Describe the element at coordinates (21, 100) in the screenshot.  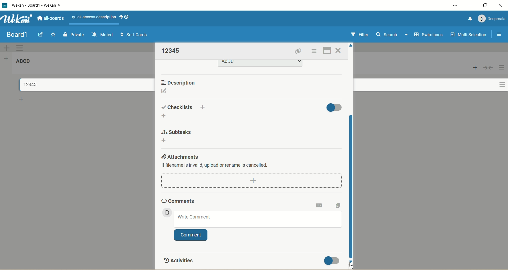
I see `add card` at that location.